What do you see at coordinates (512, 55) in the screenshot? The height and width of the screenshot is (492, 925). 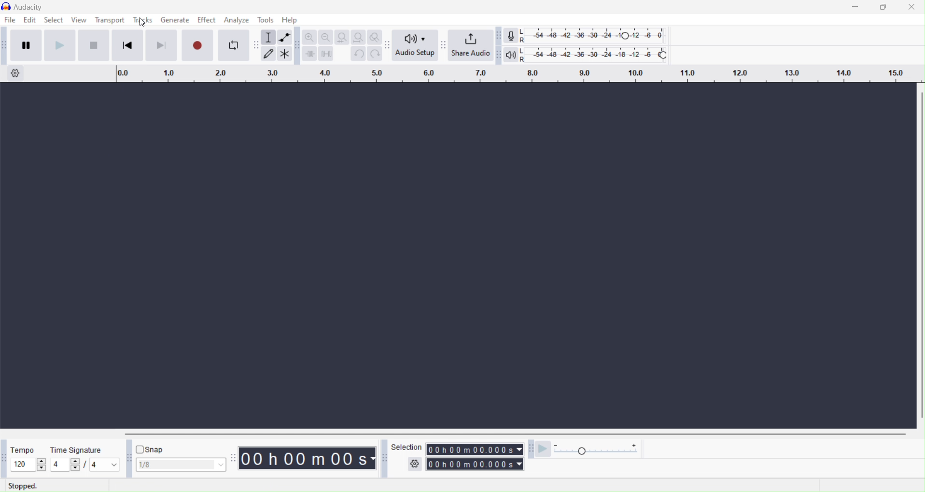 I see `Playback meter` at bounding box center [512, 55].